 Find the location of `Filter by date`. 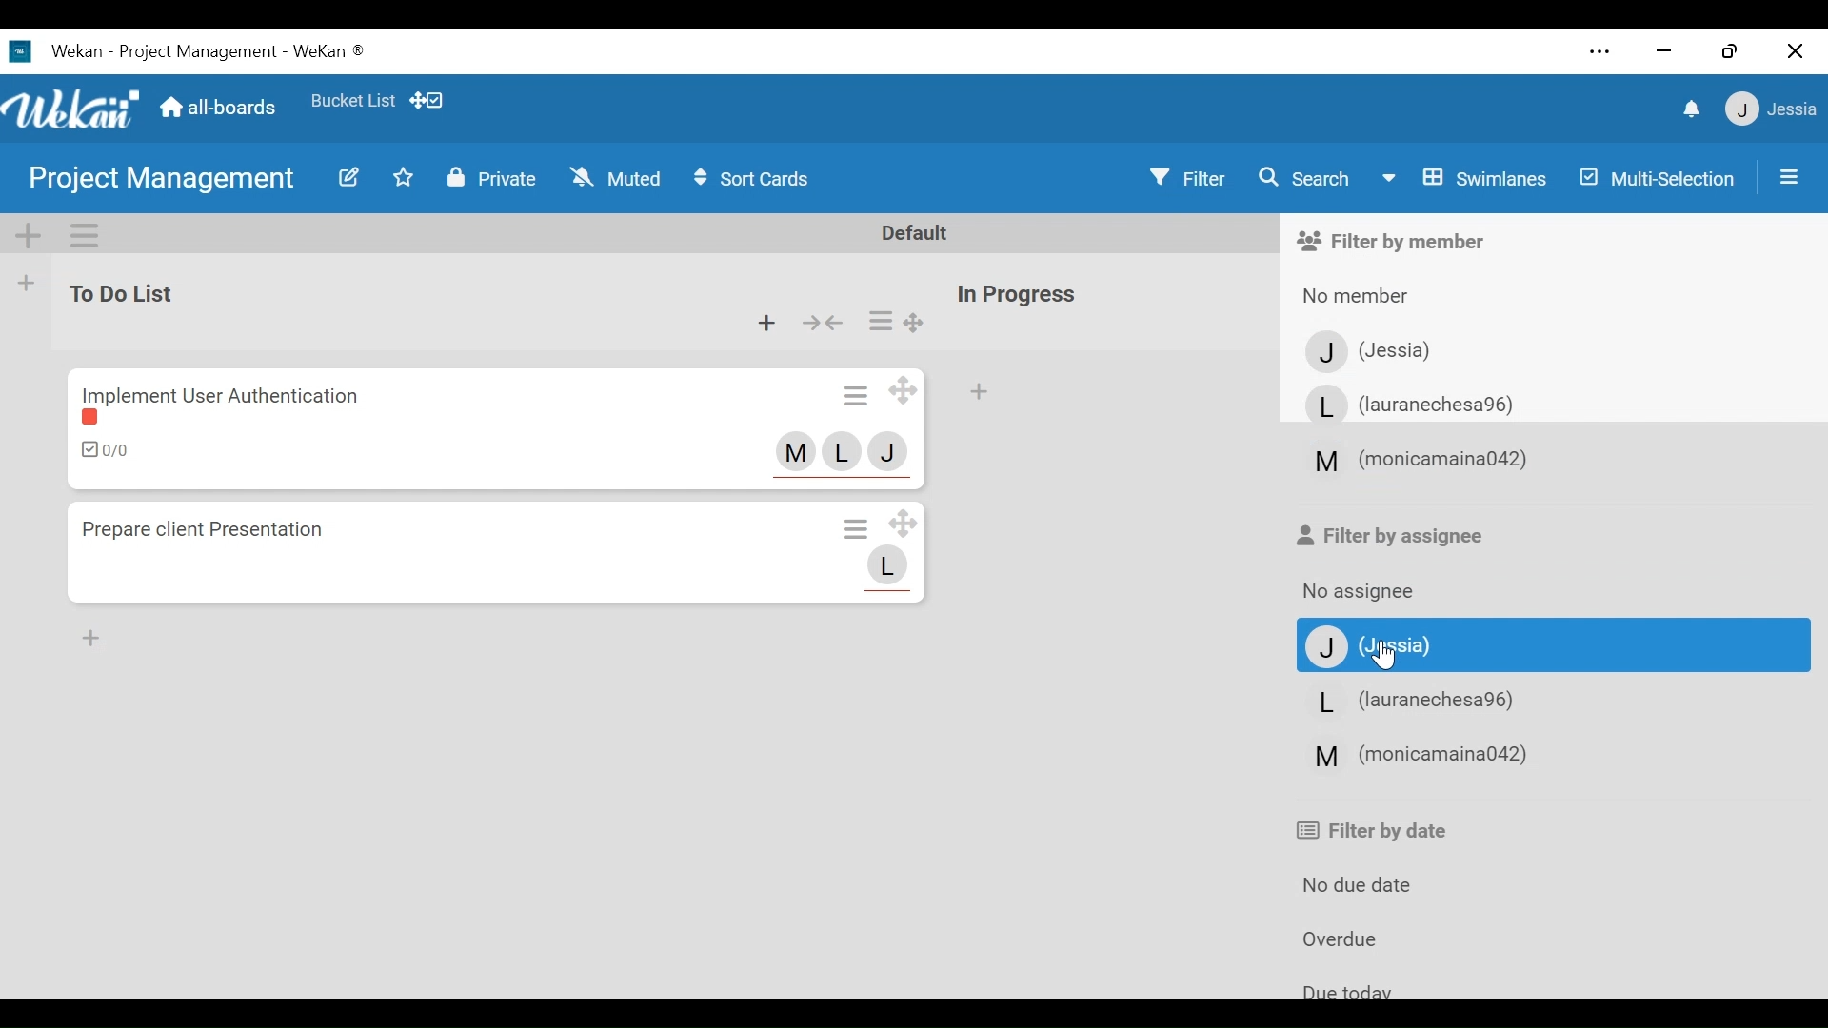

Filter by date is located at coordinates (1381, 831).